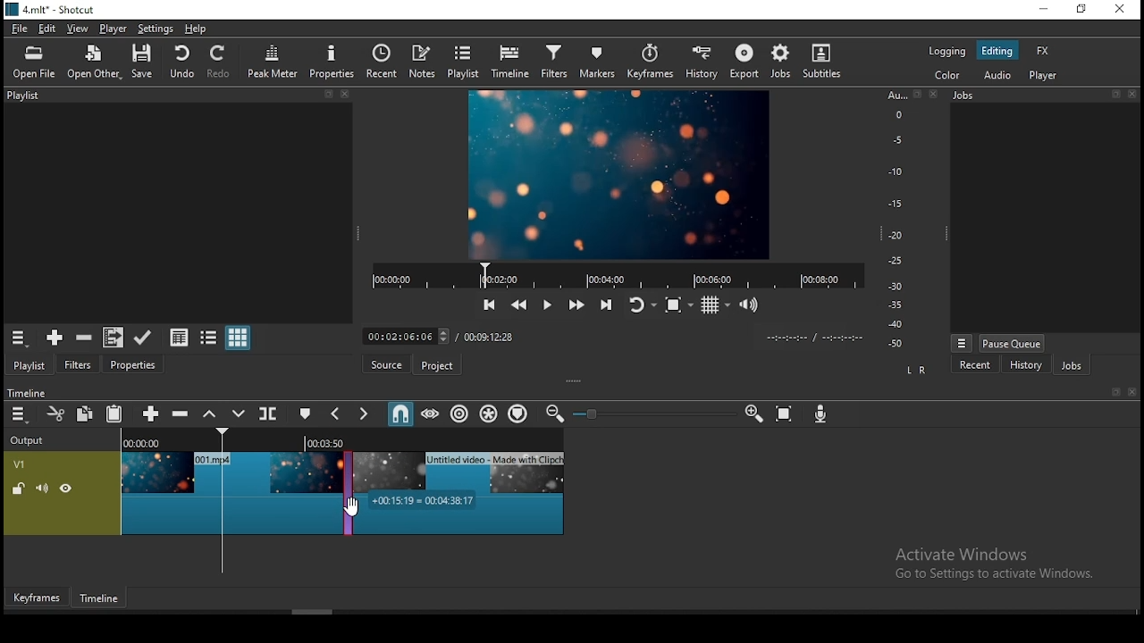 The image size is (1144, 643). What do you see at coordinates (820, 414) in the screenshot?
I see `record audio` at bounding box center [820, 414].